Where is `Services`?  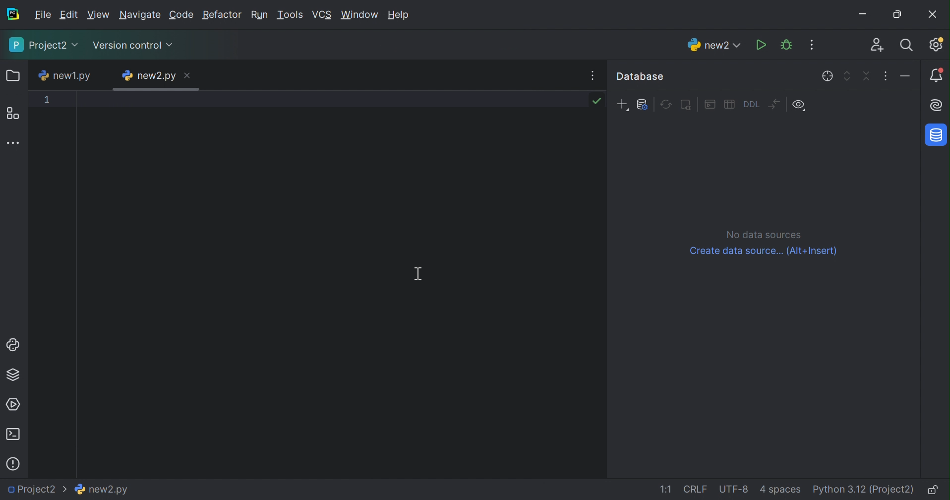
Services is located at coordinates (13, 406).